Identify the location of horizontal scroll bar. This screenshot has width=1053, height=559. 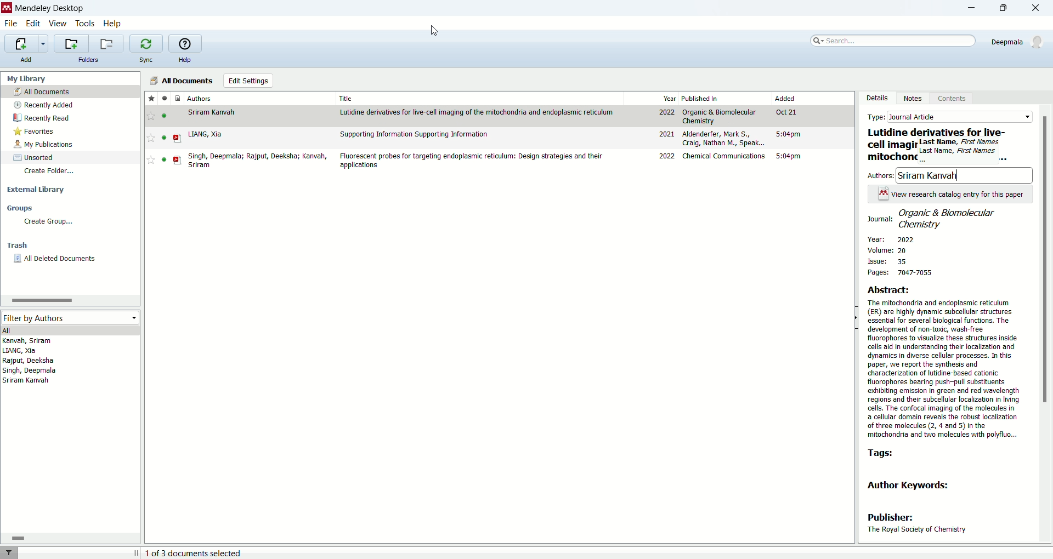
(71, 538).